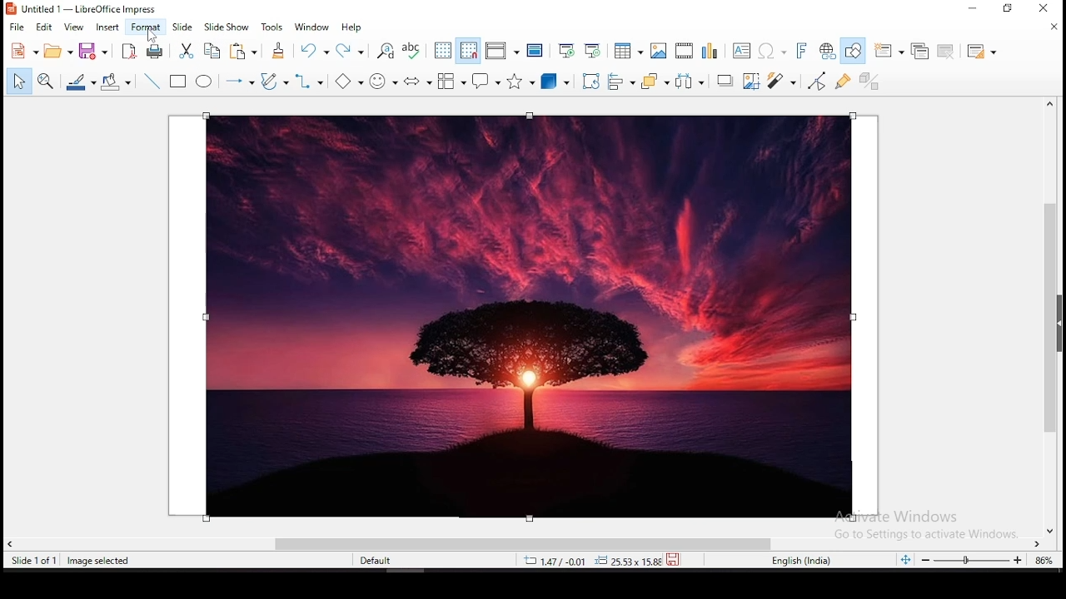 This screenshot has width=1066, height=599. What do you see at coordinates (241, 51) in the screenshot?
I see `copy` at bounding box center [241, 51].